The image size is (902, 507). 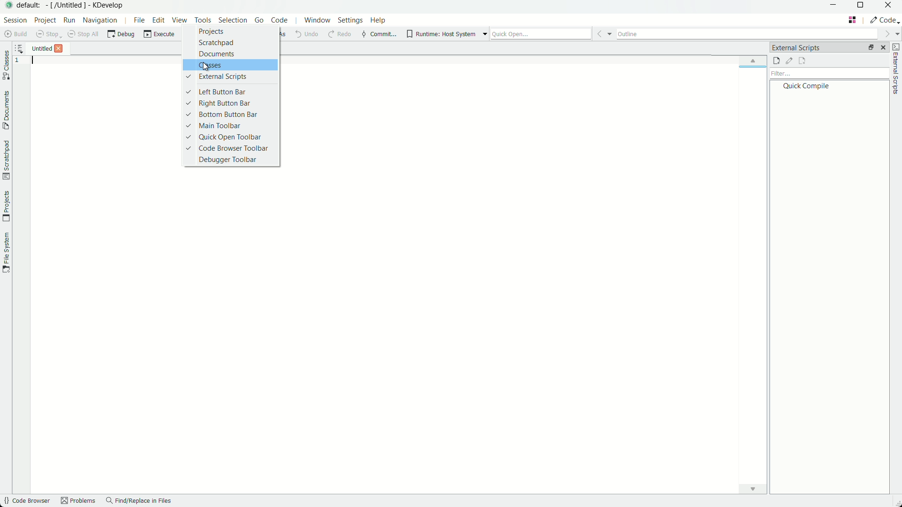 I want to click on navigation, so click(x=101, y=21).